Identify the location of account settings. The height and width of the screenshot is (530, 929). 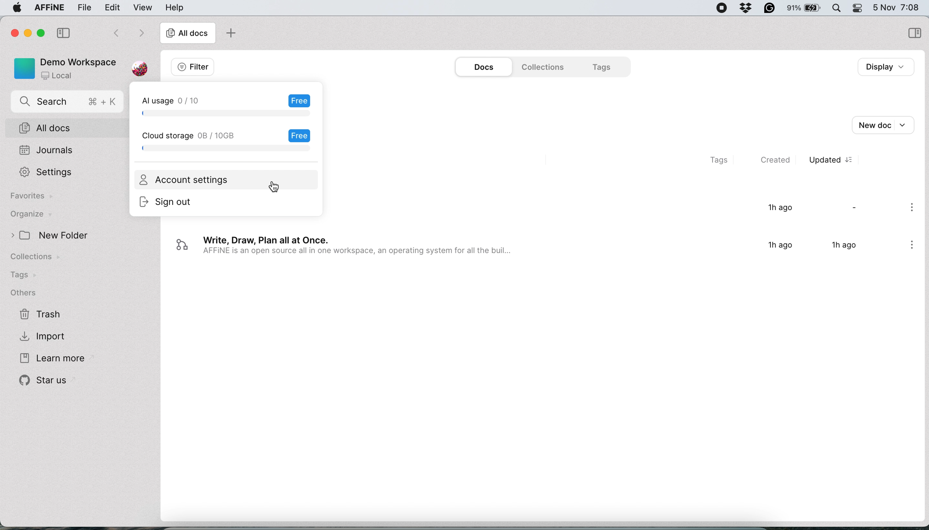
(186, 181).